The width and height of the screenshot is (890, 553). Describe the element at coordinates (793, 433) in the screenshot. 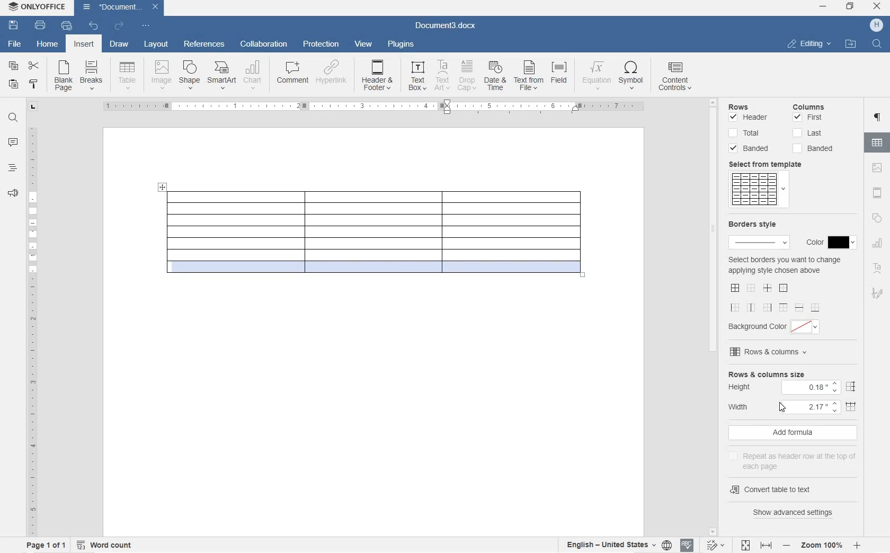

I see `add formula` at that location.